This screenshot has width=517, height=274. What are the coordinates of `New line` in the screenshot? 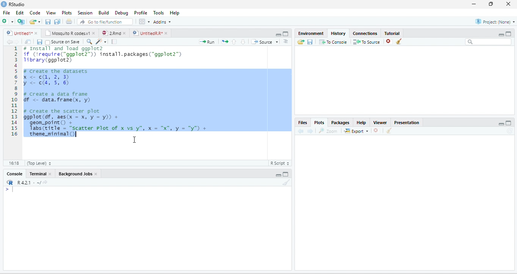 It's located at (9, 189).